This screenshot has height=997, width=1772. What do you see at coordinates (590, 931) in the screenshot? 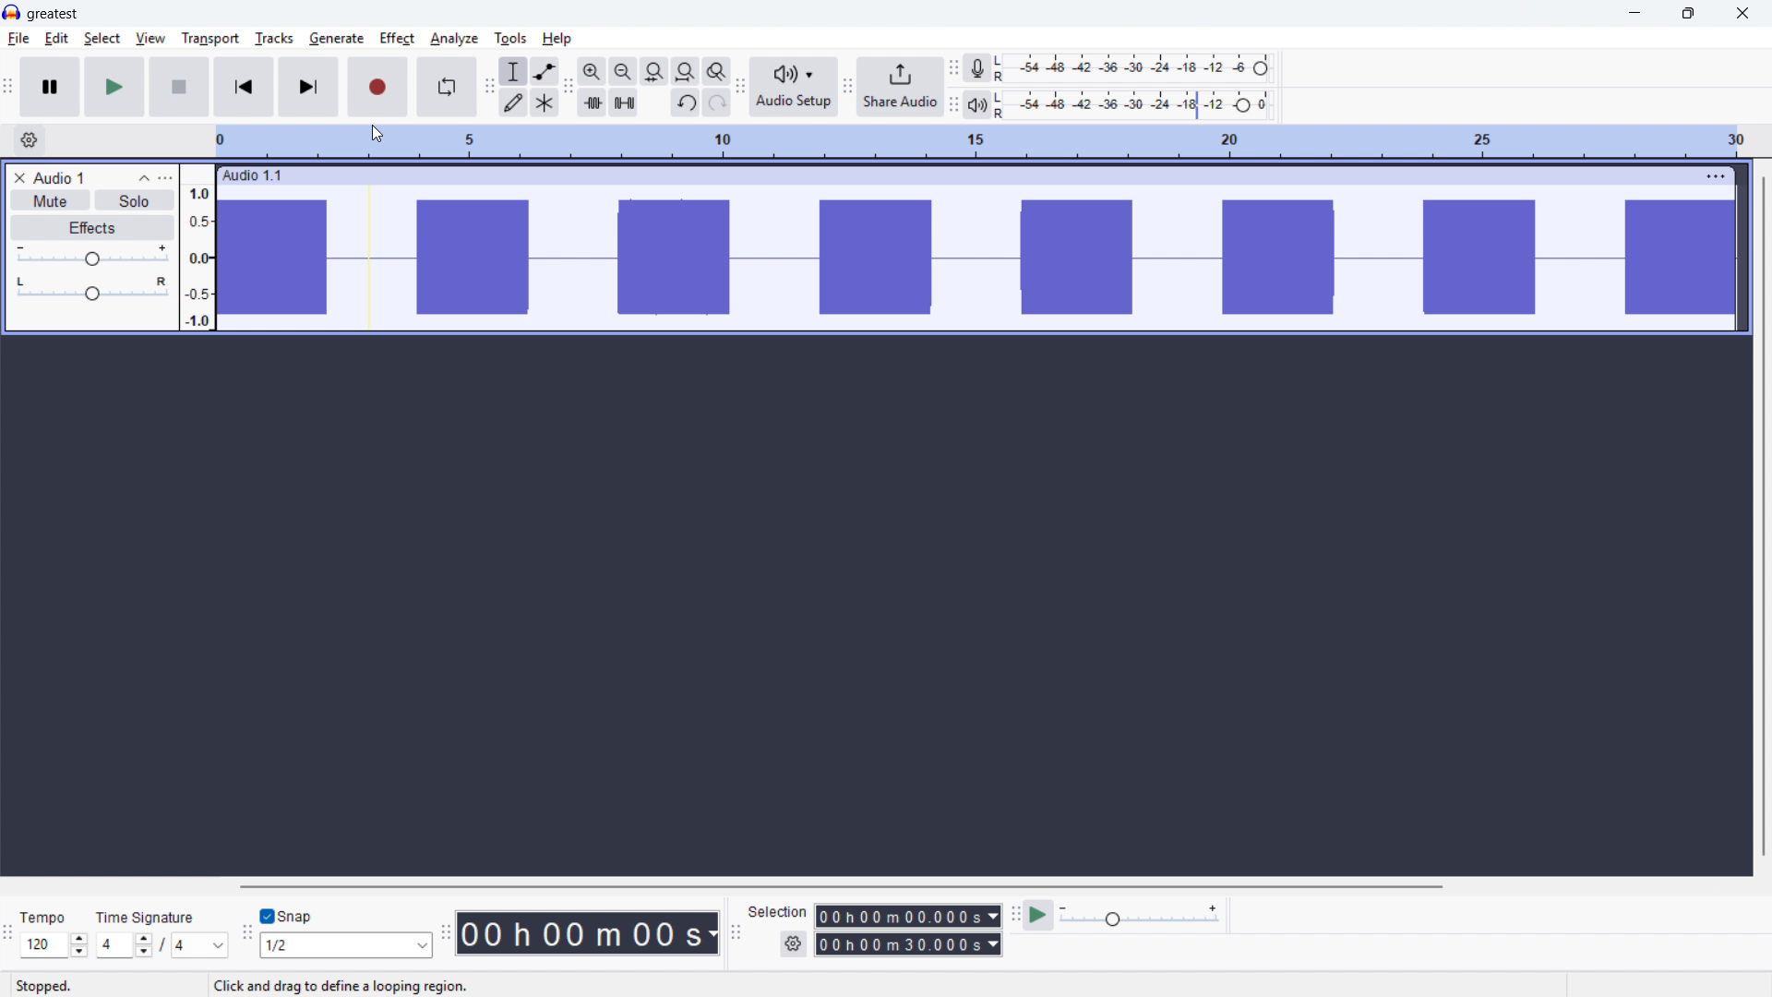
I see `Timestamp ` at bounding box center [590, 931].